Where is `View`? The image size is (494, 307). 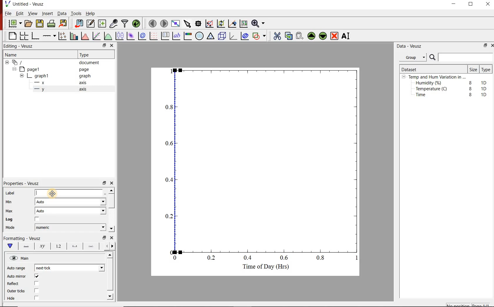 View is located at coordinates (33, 14).